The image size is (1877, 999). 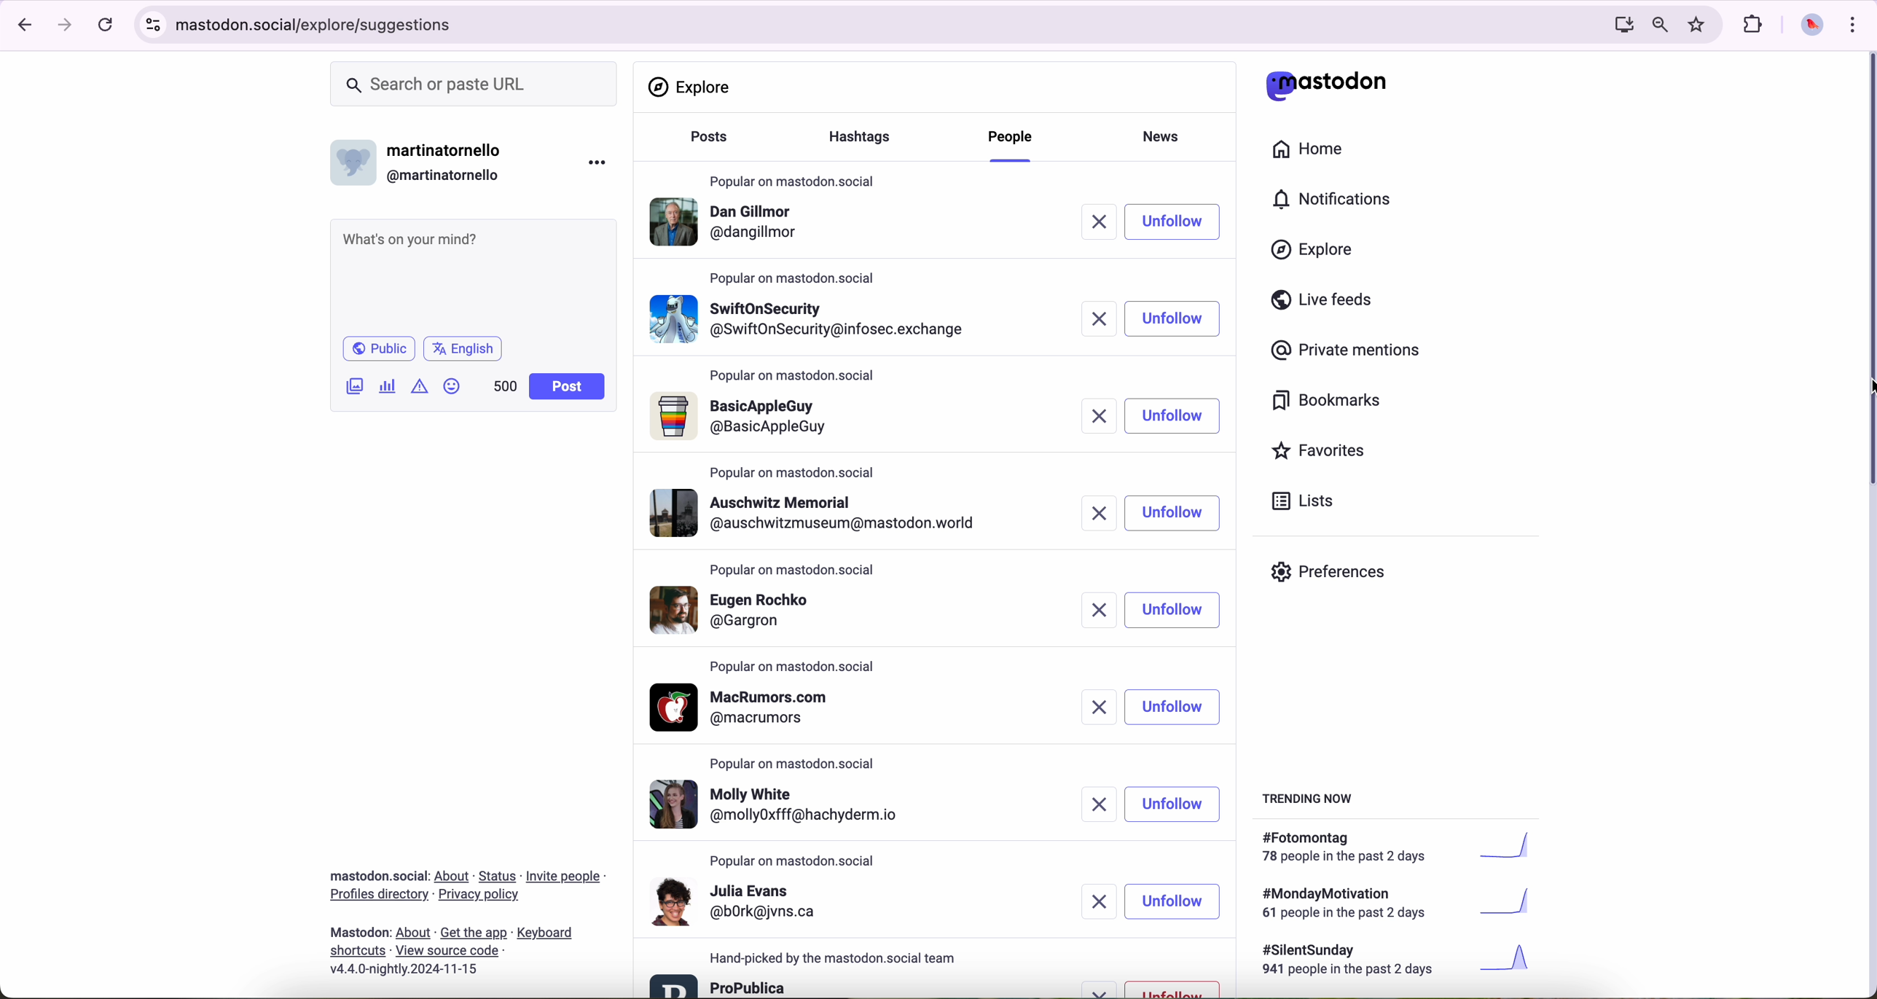 I want to click on remove, so click(x=1108, y=222).